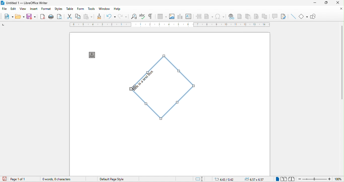 The image size is (344, 182). I want to click on libreoffice logo, so click(3, 3).